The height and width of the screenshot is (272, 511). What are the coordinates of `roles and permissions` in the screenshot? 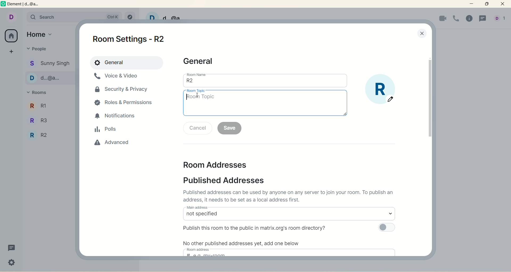 It's located at (125, 103).